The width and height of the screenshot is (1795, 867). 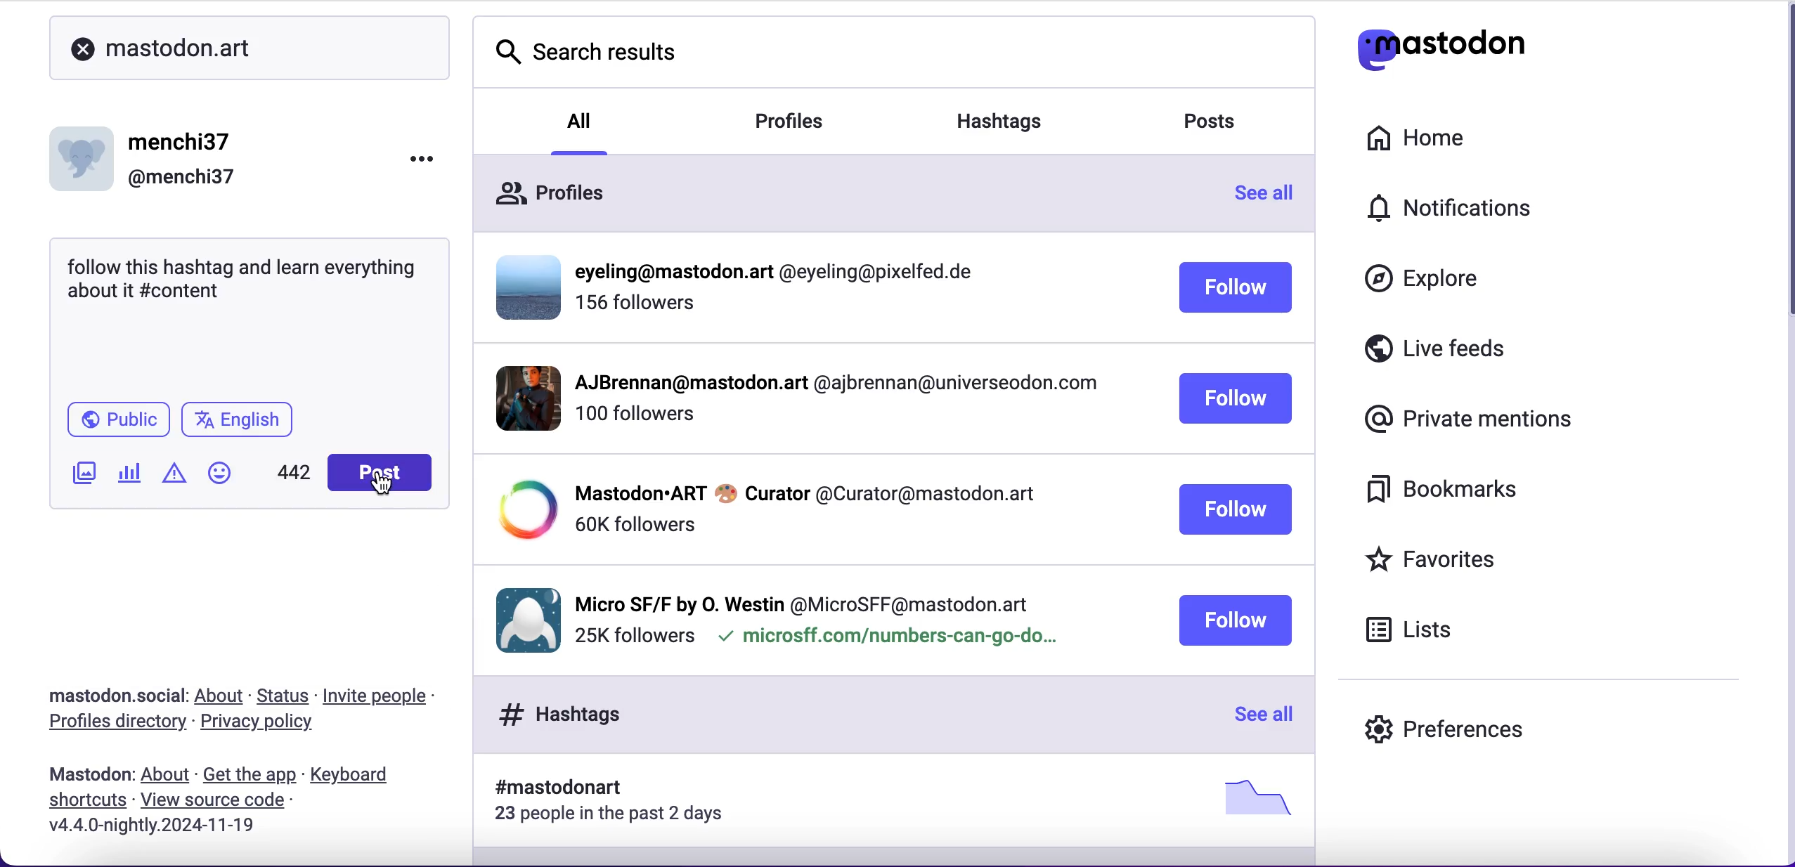 I want to click on hashtags, so click(x=1018, y=116).